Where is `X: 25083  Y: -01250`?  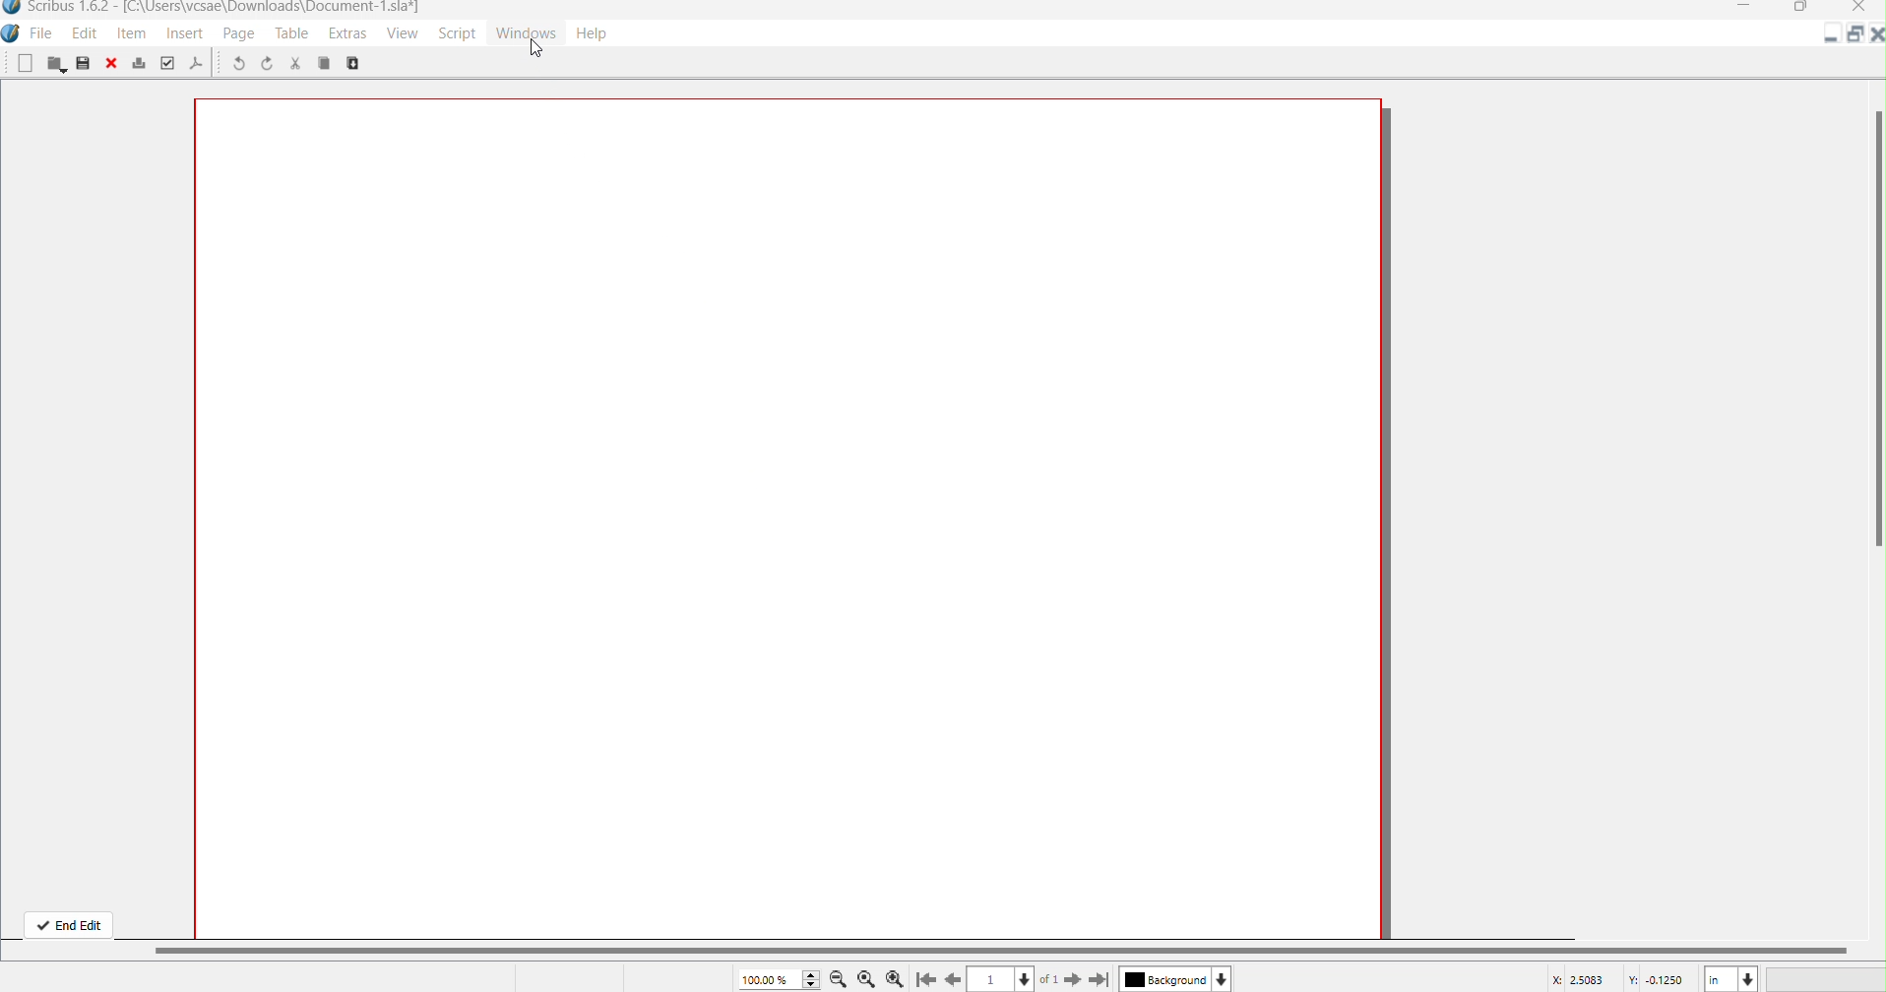
X: 25083  Y: -01250 is located at coordinates (1617, 978).